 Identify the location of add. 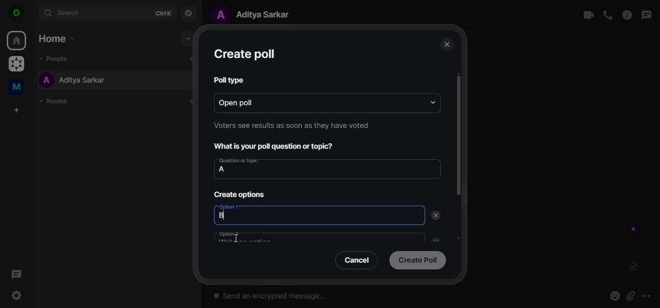
(190, 58).